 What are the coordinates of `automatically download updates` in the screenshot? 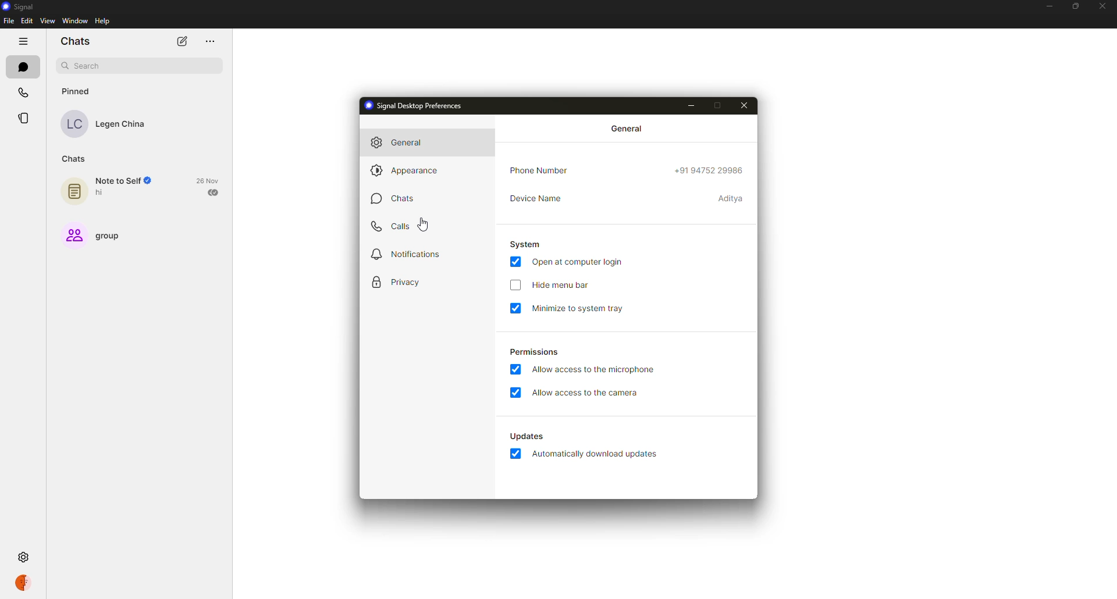 It's located at (527, 436).